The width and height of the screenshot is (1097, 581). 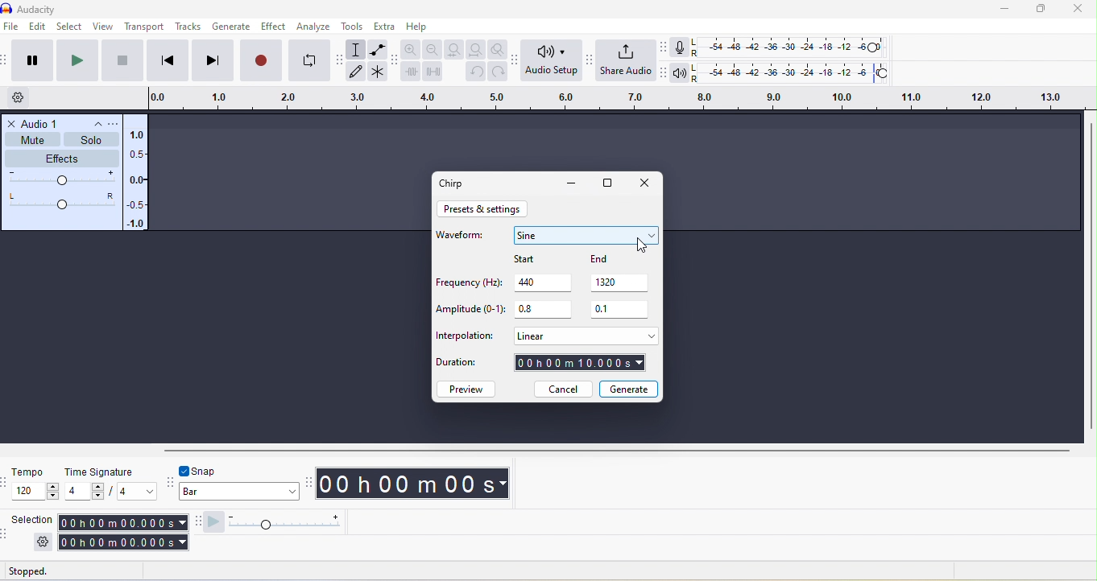 I want to click on bar, so click(x=240, y=493).